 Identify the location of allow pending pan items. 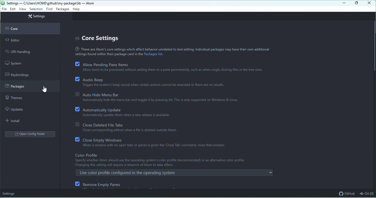
(106, 64).